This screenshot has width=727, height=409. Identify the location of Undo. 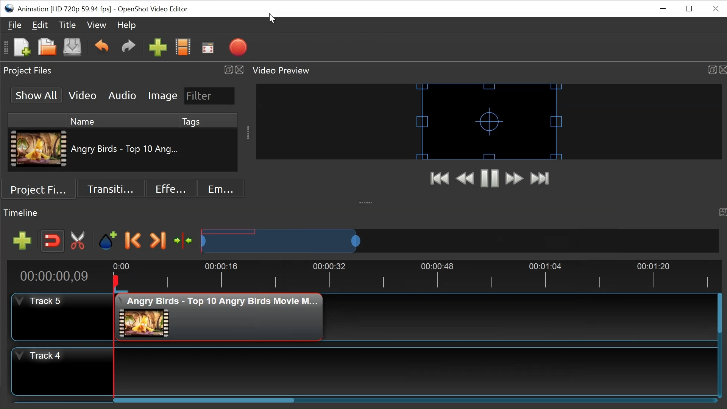
(103, 47).